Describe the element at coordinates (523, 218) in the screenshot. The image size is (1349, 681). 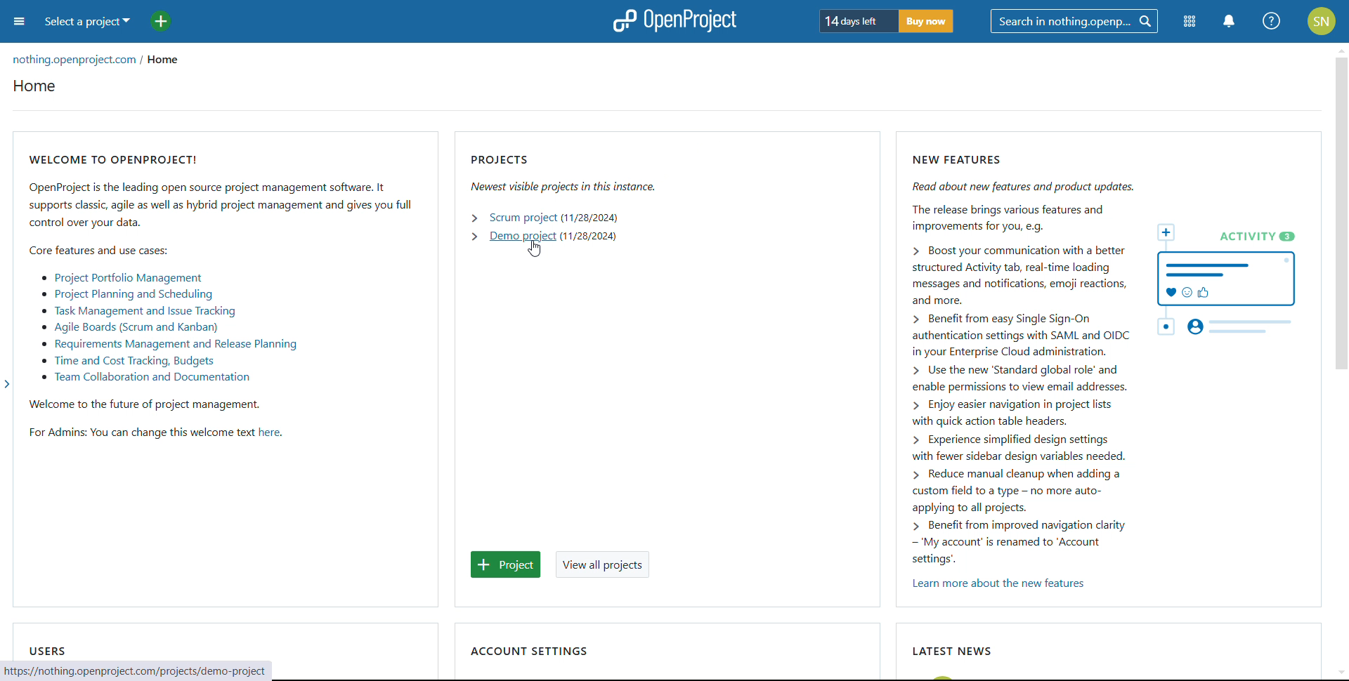
I see `open scrum project` at that location.